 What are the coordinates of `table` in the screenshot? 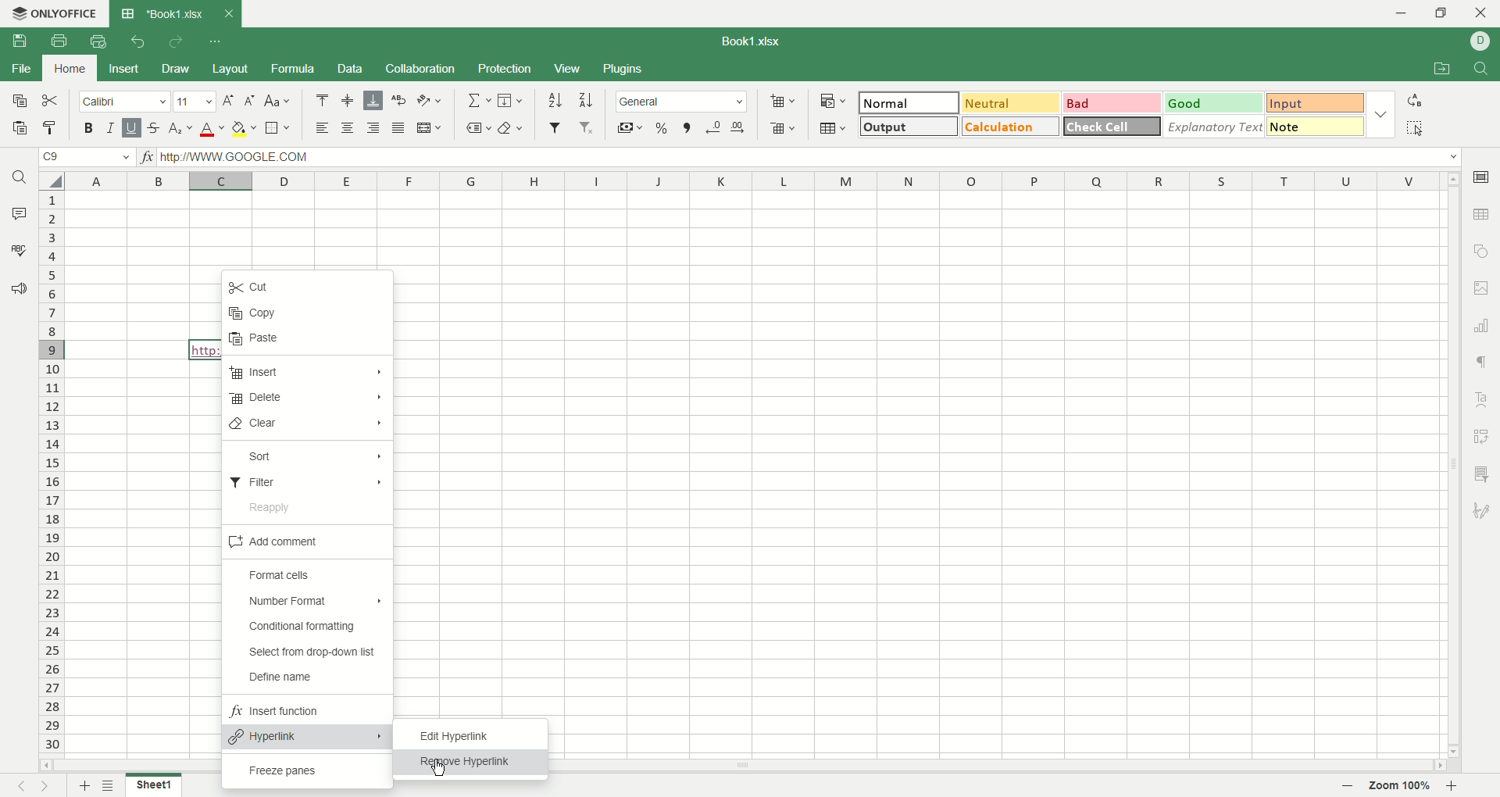 It's located at (834, 127).